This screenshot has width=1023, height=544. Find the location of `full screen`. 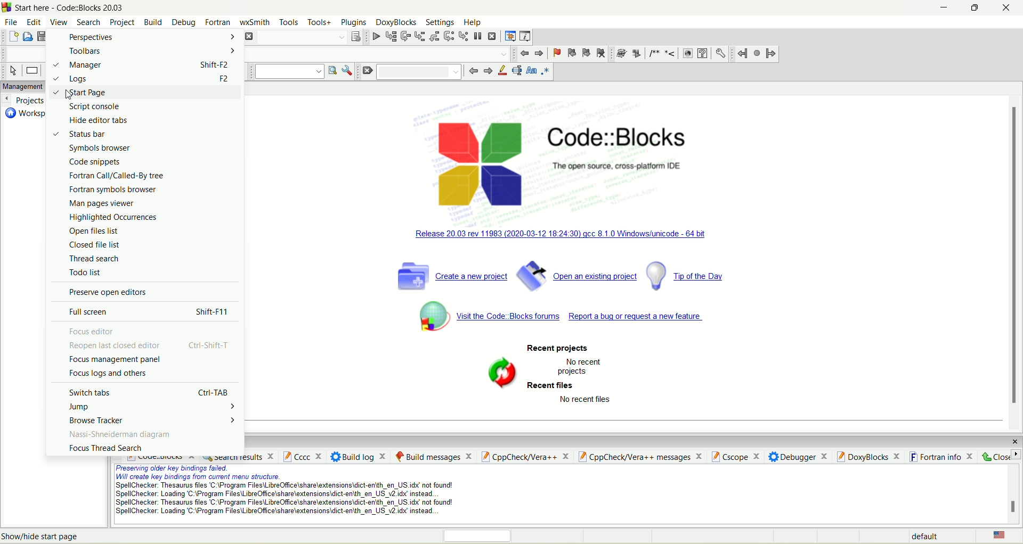

full screen is located at coordinates (151, 312).